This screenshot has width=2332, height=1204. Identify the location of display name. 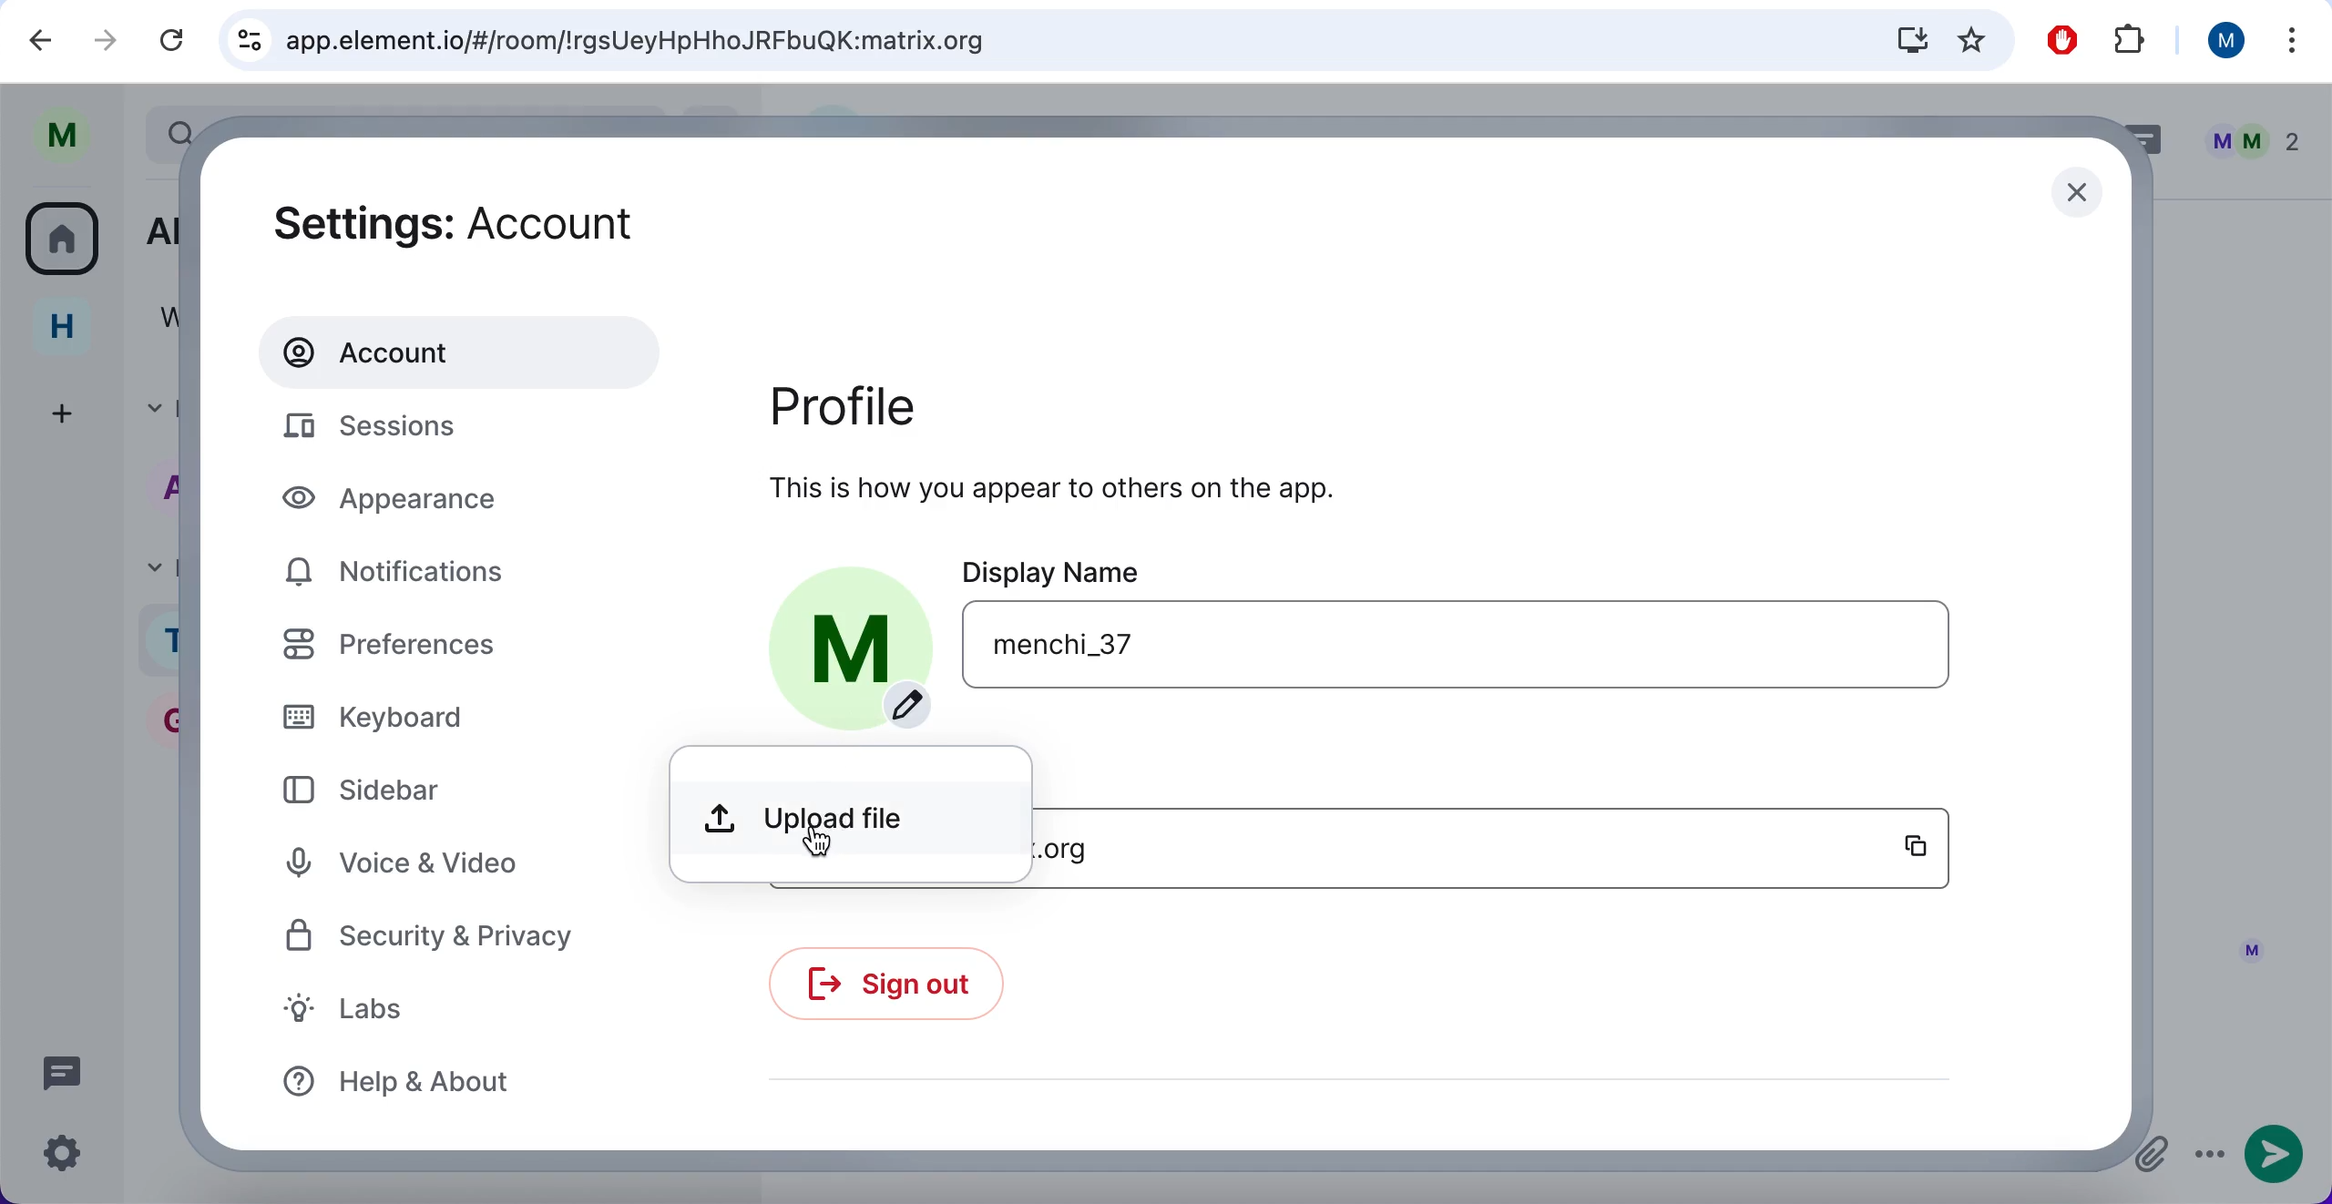
(1277, 570).